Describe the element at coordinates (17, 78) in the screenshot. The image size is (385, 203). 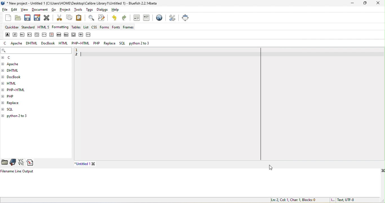
I see `docbook` at that location.